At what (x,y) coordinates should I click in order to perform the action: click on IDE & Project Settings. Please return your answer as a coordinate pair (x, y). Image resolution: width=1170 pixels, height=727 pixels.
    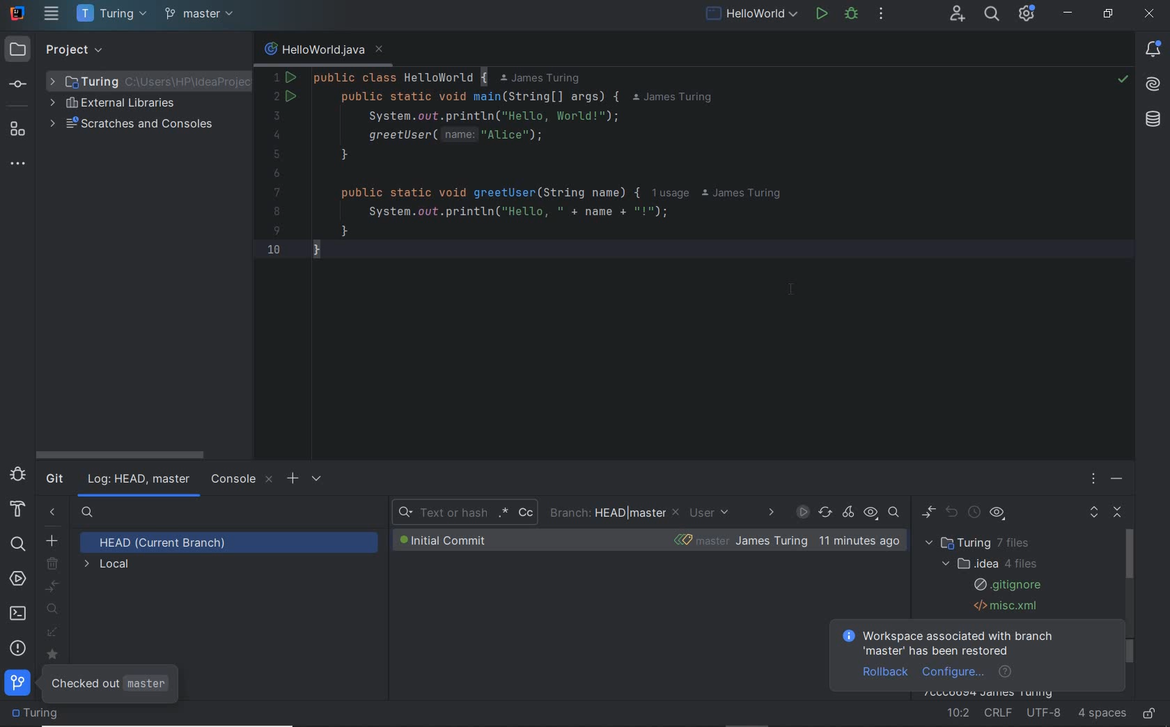
    Looking at the image, I should click on (1028, 15).